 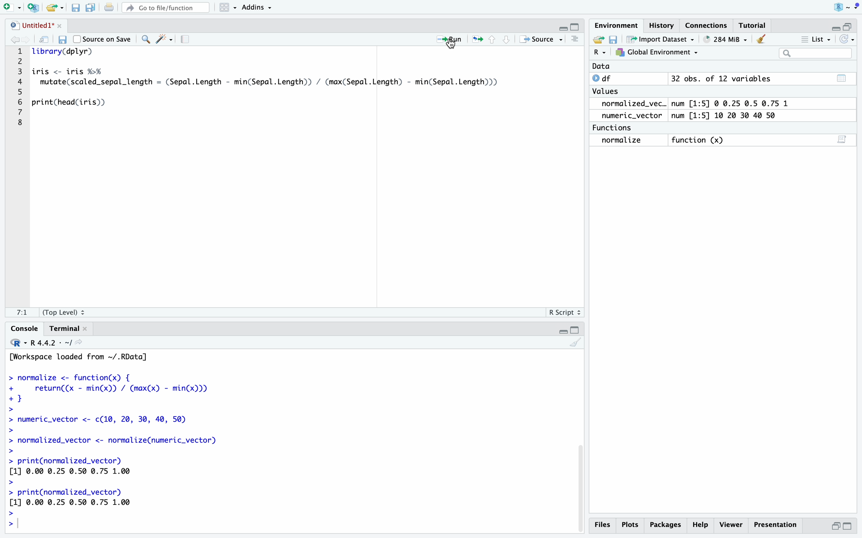 I want to click on R.4.4.2, so click(x=46, y=343).